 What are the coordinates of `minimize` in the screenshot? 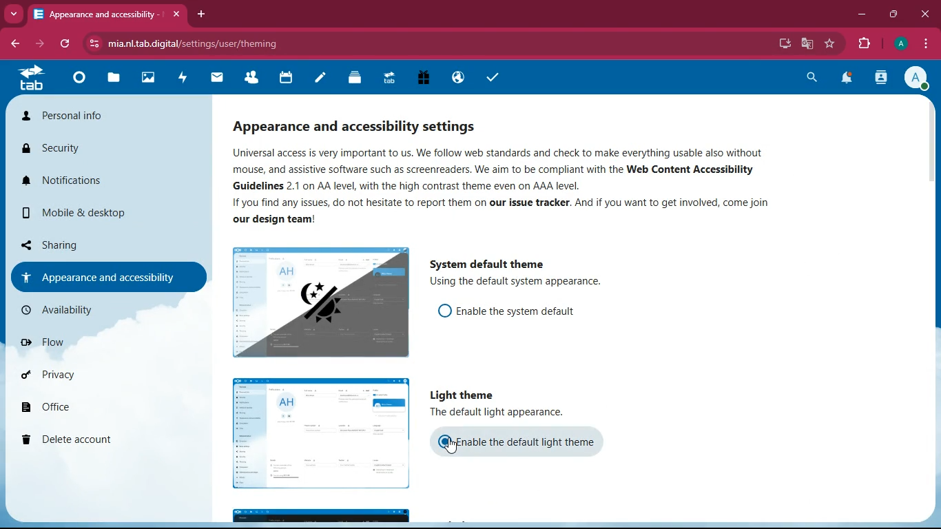 It's located at (862, 14).